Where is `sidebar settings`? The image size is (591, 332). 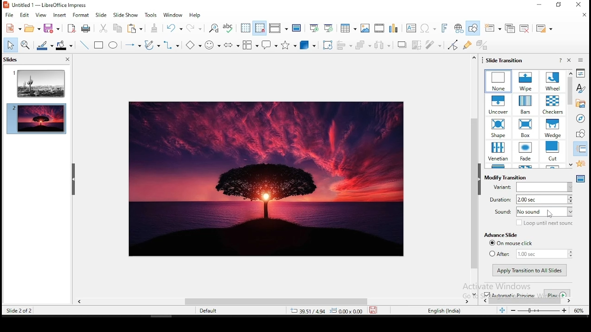 sidebar settings is located at coordinates (579, 60).